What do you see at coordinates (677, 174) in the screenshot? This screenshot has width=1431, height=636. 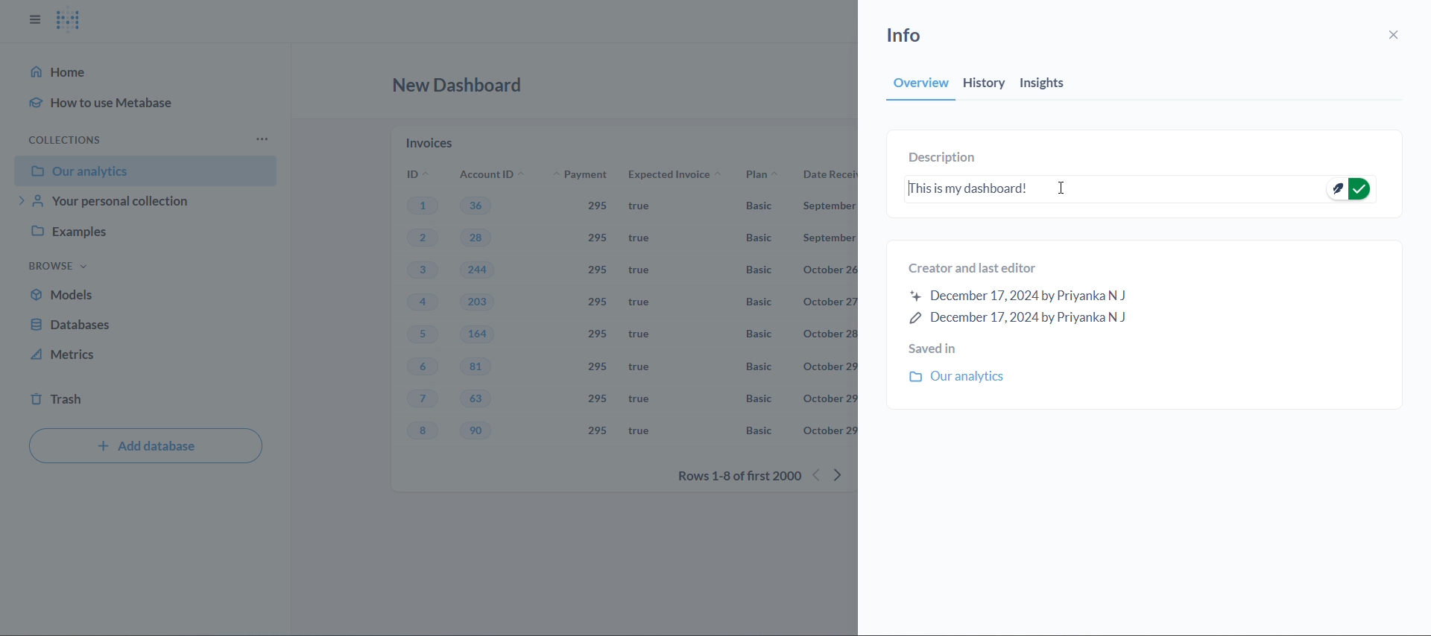 I see `expected invoice` at bounding box center [677, 174].